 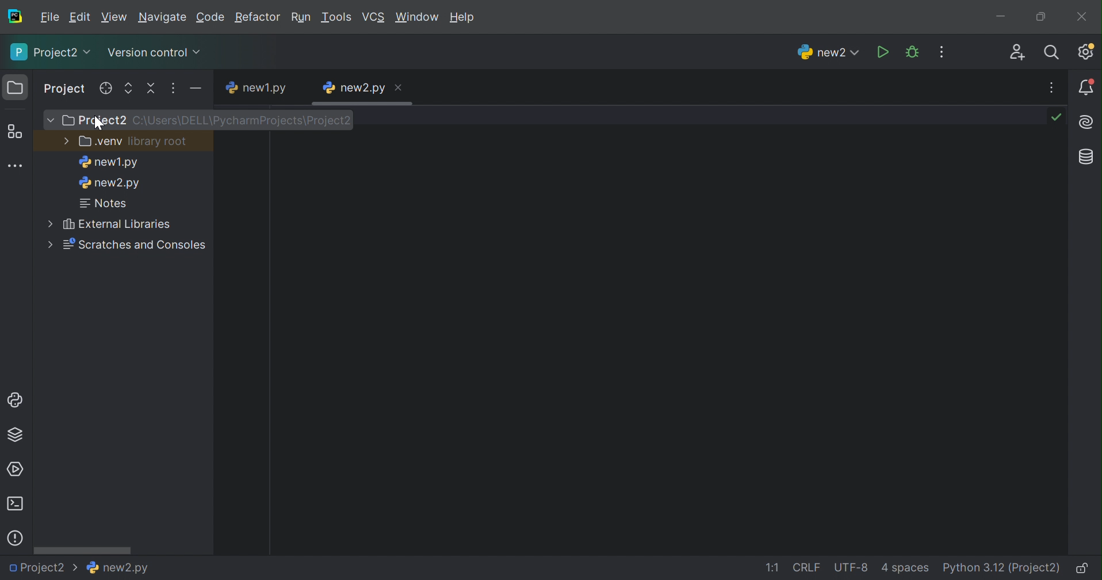 What do you see at coordinates (14, 504) in the screenshot?
I see `Terminal` at bounding box center [14, 504].